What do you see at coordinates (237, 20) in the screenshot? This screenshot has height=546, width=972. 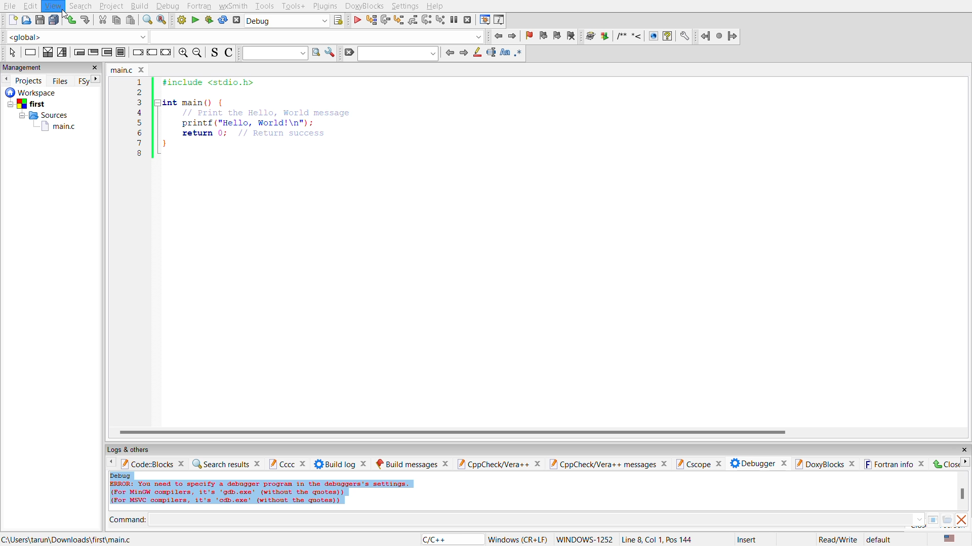 I see `abort` at bounding box center [237, 20].